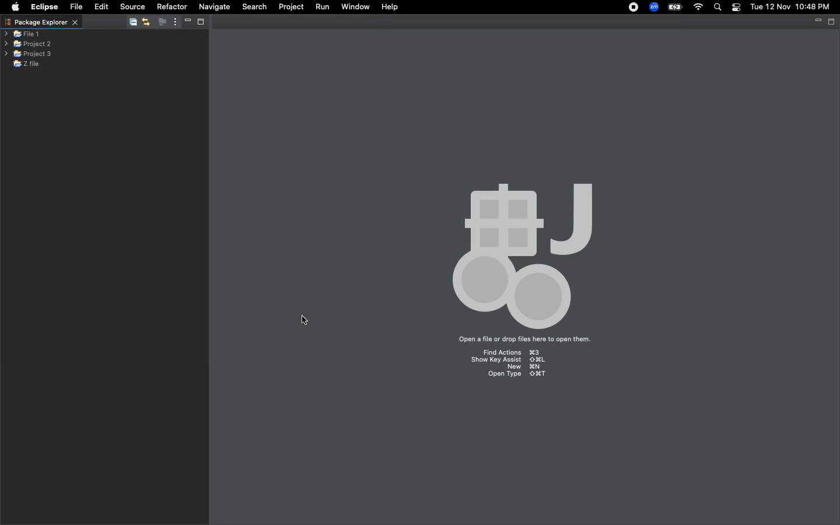 The width and height of the screenshot is (840, 525). Describe the element at coordinates (161, 22) in the screenshot. I see `focus on active task ` at that location.